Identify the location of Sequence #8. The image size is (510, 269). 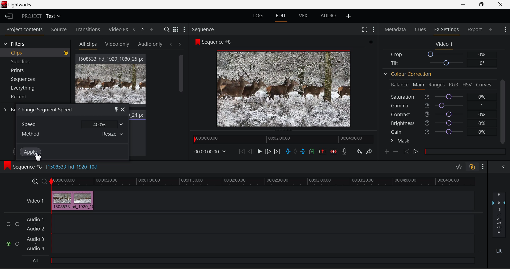
(213, 41).